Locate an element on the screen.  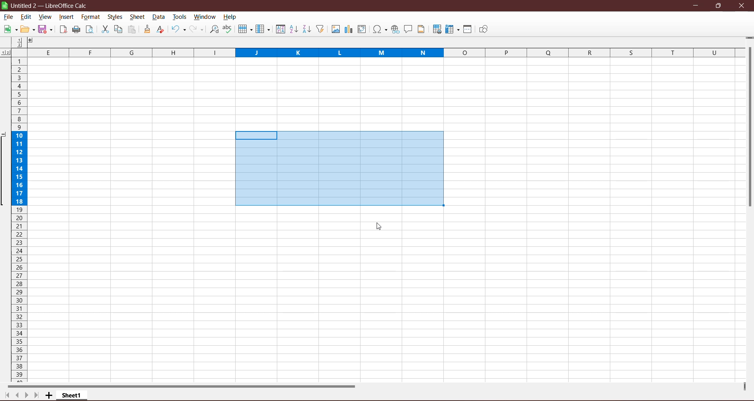
View is located at coordinates (44, 17).